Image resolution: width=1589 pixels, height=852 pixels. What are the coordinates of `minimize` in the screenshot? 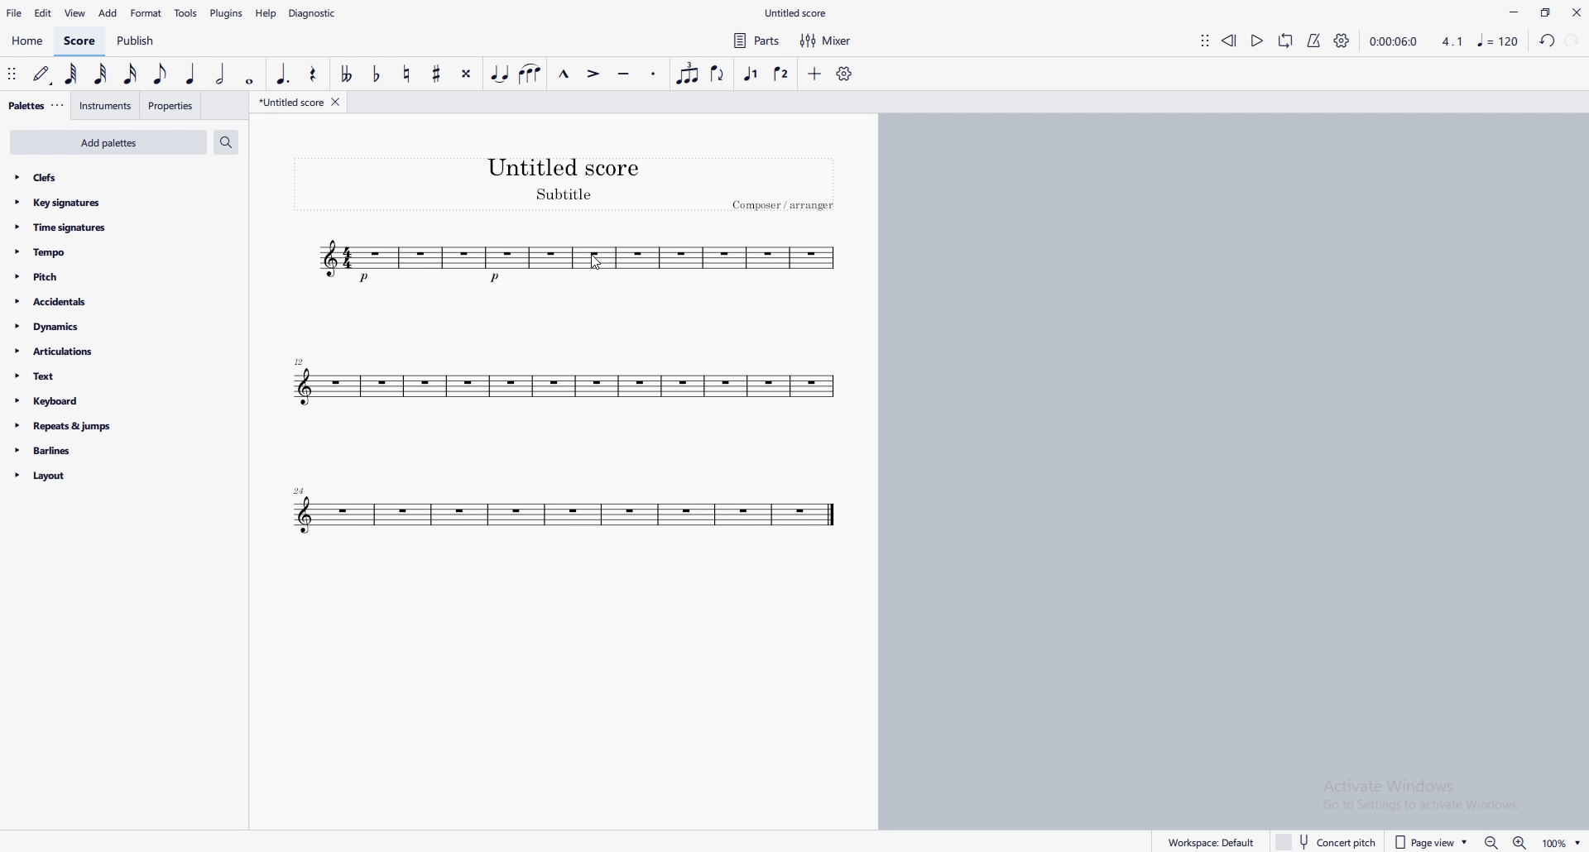 It's located at (1515, 12).